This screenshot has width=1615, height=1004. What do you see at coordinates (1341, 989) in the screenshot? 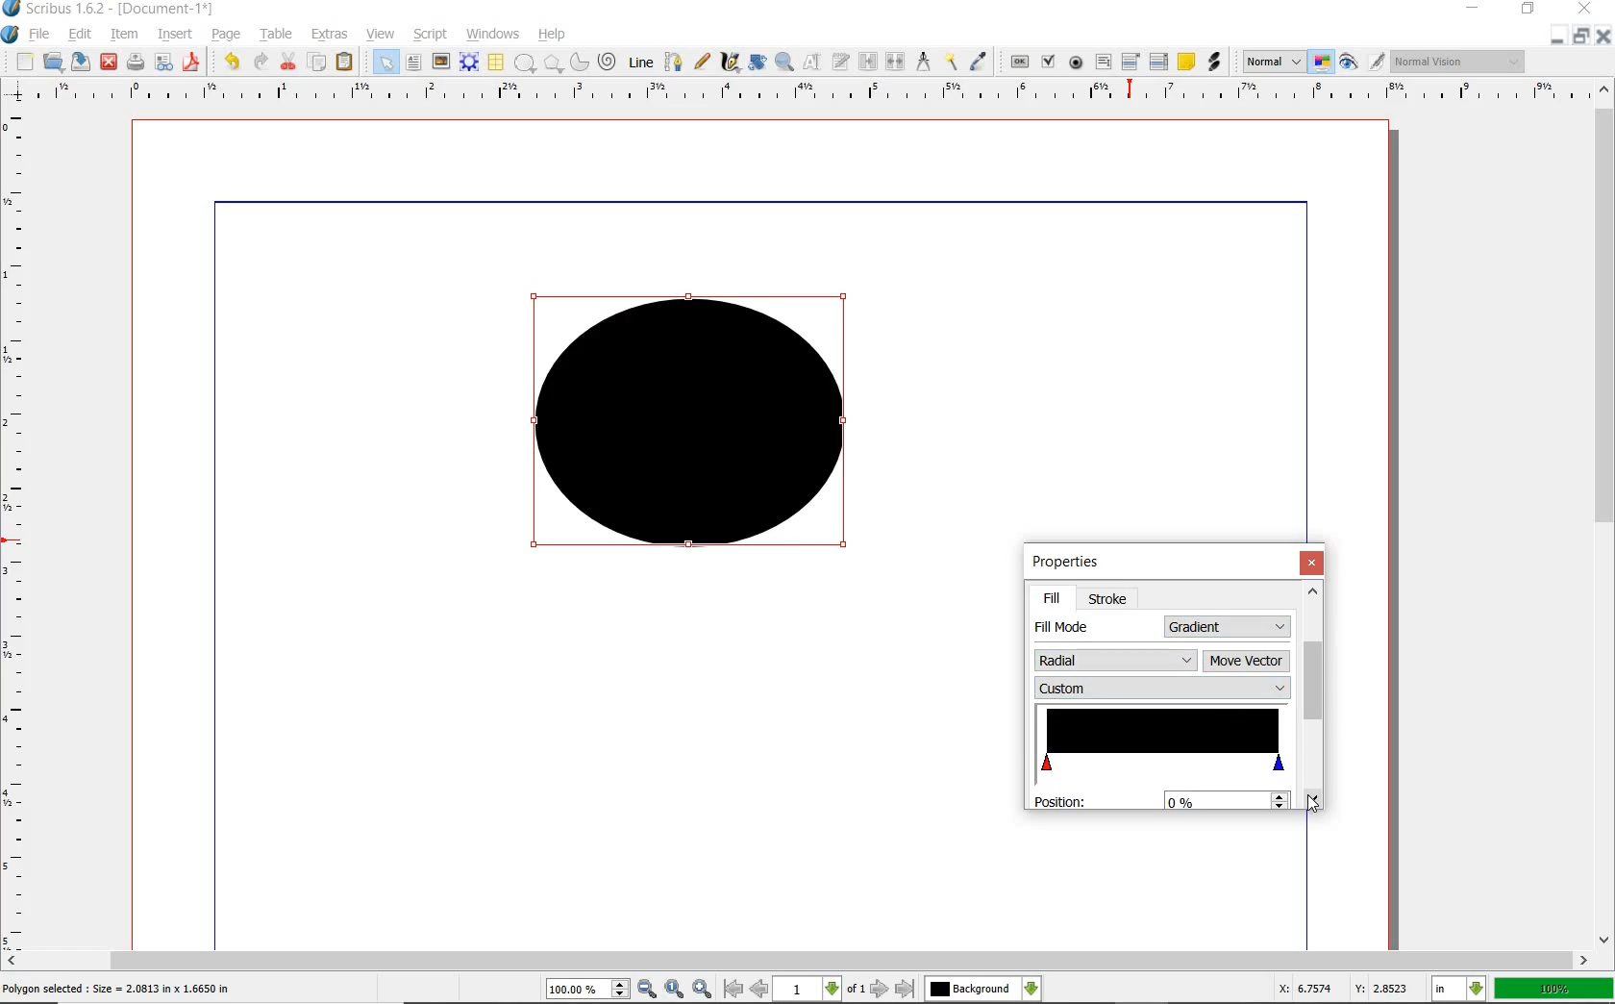
I see `coordinates` at bounding box center [1341, 989].